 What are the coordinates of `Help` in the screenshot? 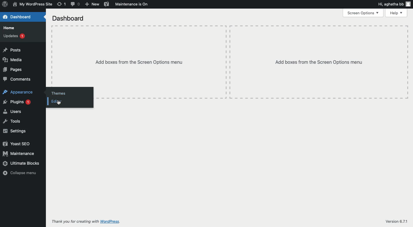 It's located at (397, 13).